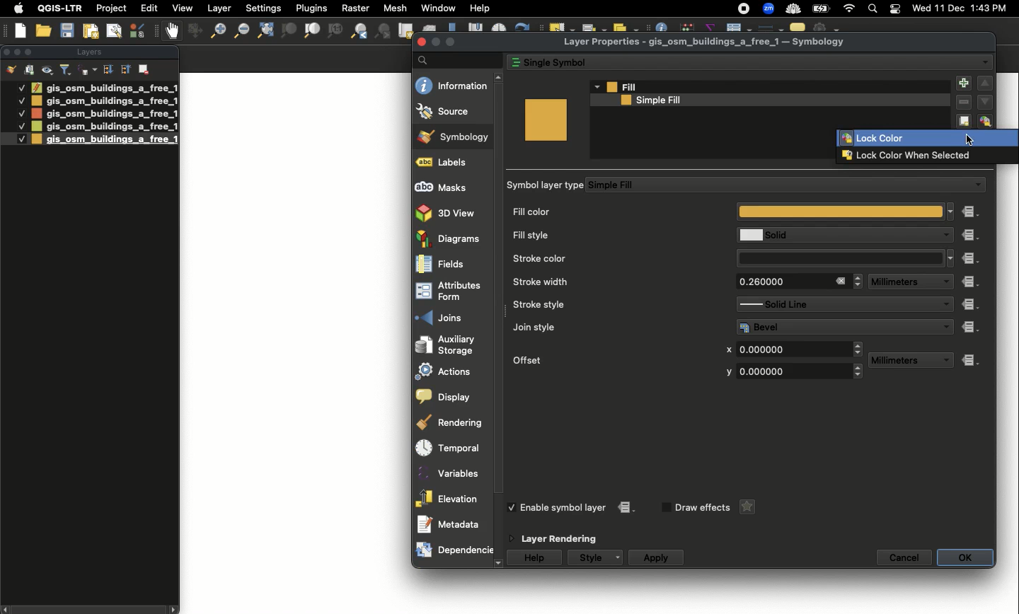  What do you see at coordinates (985, 83) in the screenshot?
I see `up` at bounding box center [985, 83].